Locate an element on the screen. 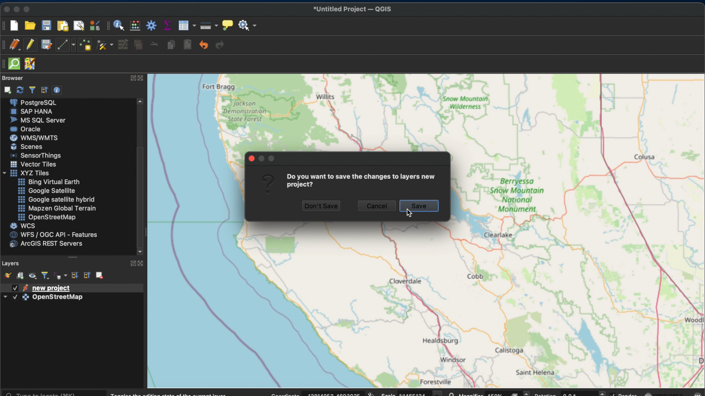  wfs/ogc api - features is located at coordinates (52, 235).